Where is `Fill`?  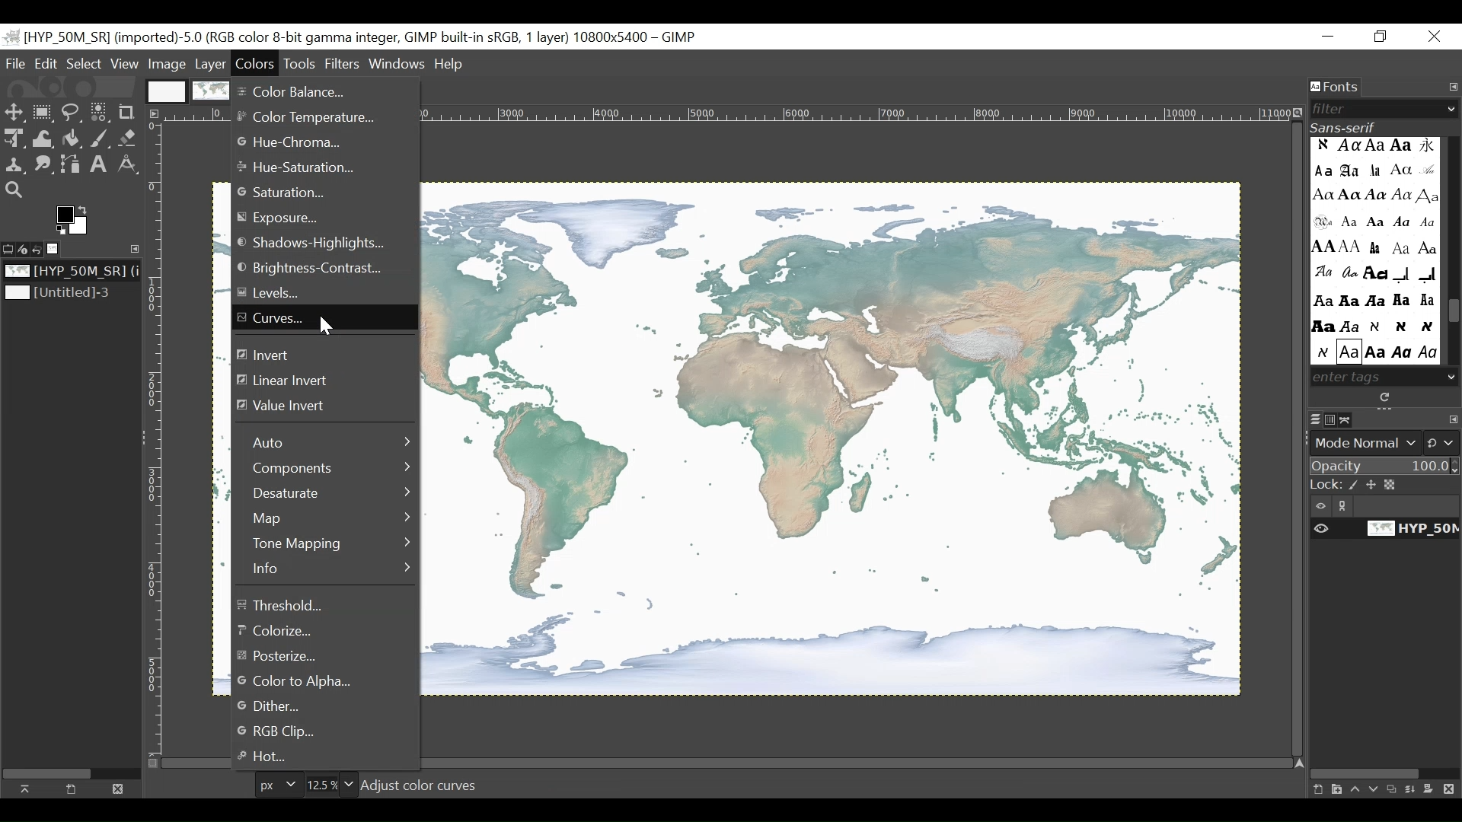
Fill is located at coordinates (70, 140).